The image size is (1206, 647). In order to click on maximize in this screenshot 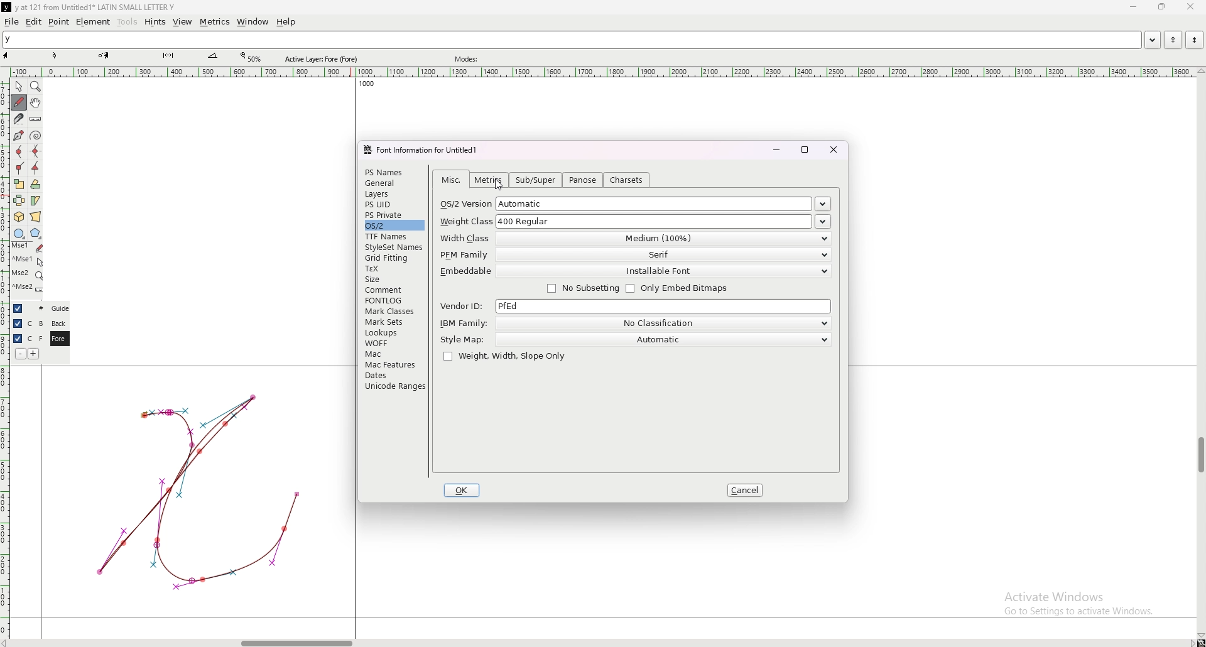, I will do `click(806, 150)`.